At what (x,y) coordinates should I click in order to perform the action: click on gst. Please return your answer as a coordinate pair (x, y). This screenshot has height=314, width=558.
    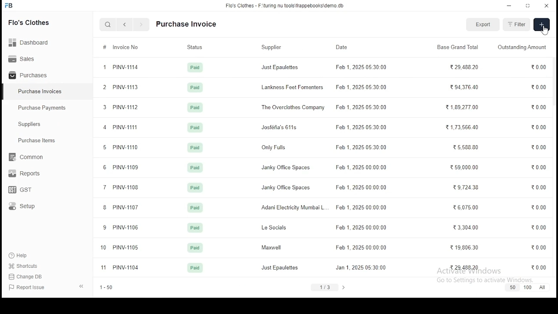
    Looking at the image, I should click on (20, 191).